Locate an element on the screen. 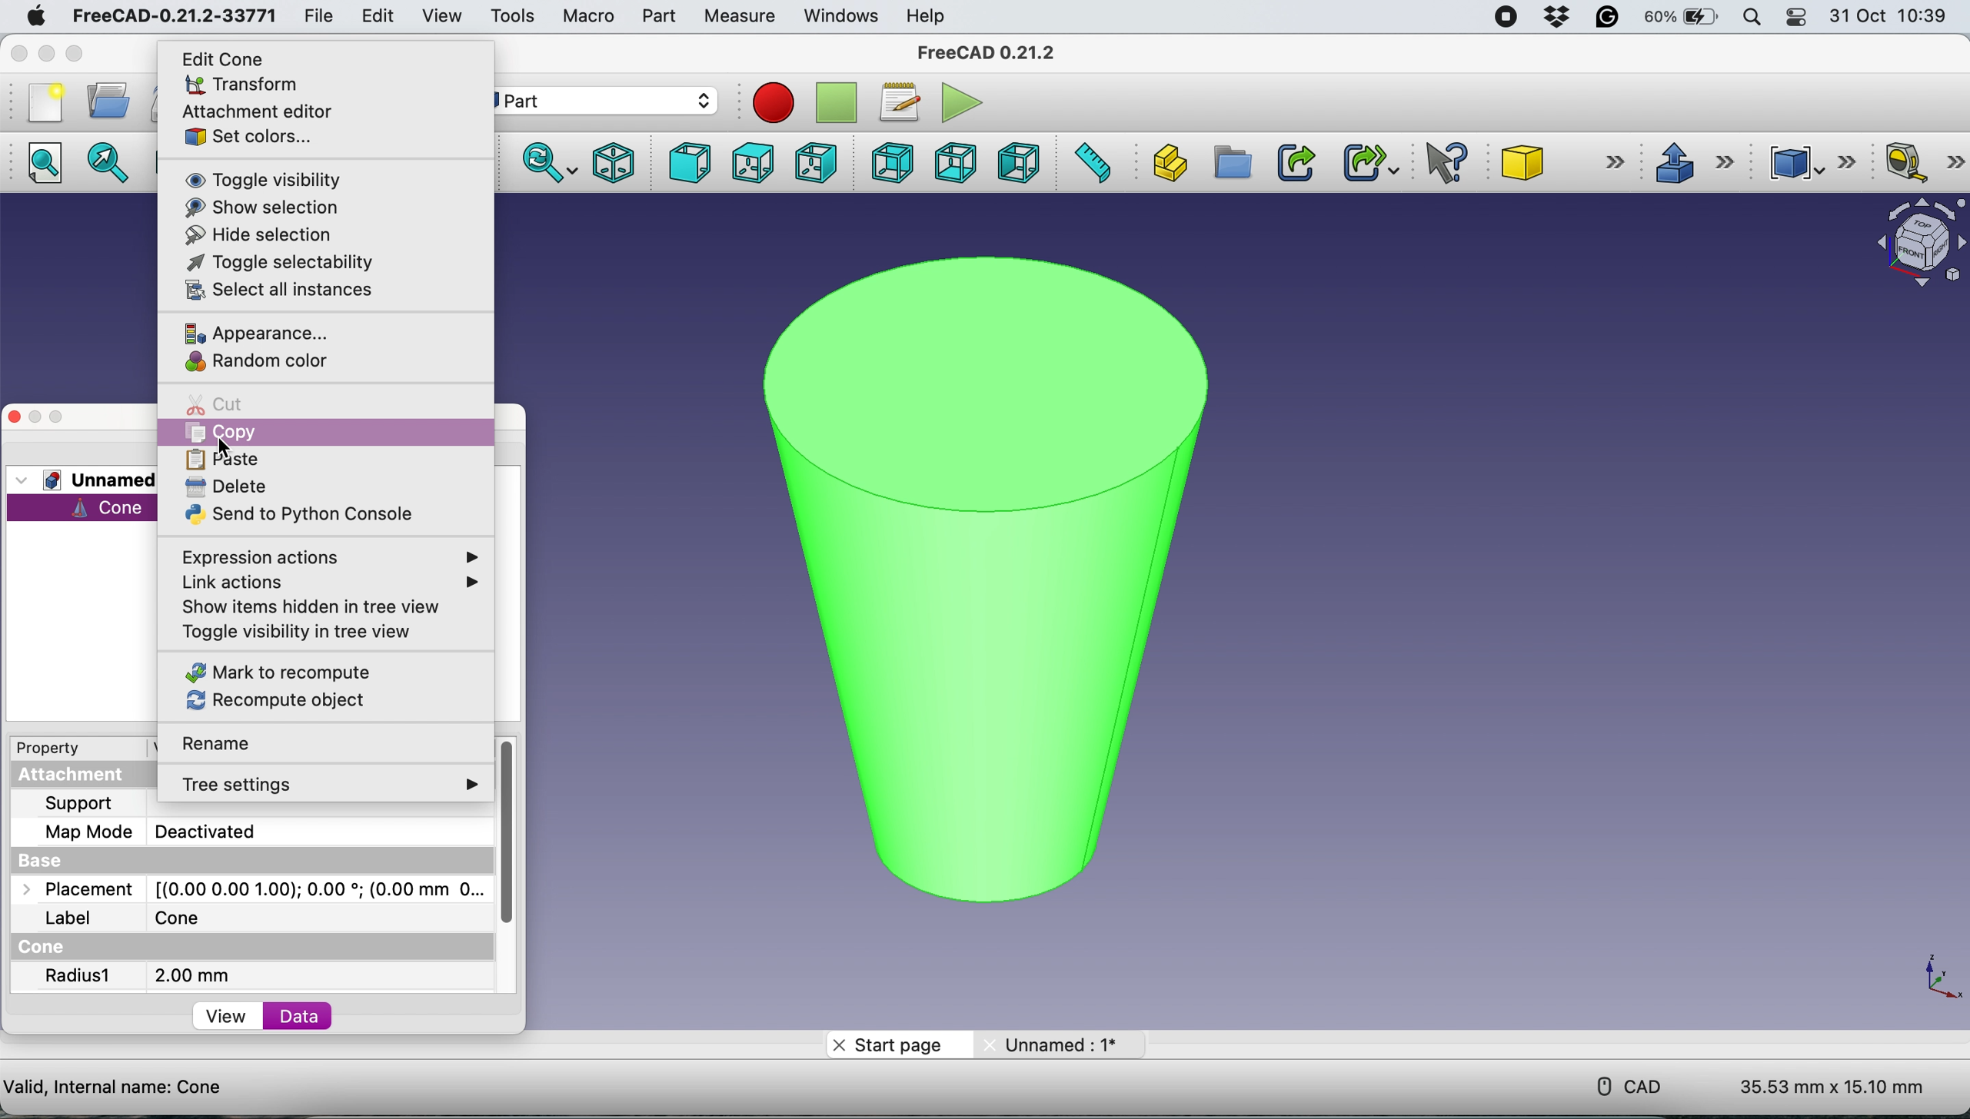 The height and width of the screenshot is (1119, 1970). select all instances is located at coordinates (276, 291).